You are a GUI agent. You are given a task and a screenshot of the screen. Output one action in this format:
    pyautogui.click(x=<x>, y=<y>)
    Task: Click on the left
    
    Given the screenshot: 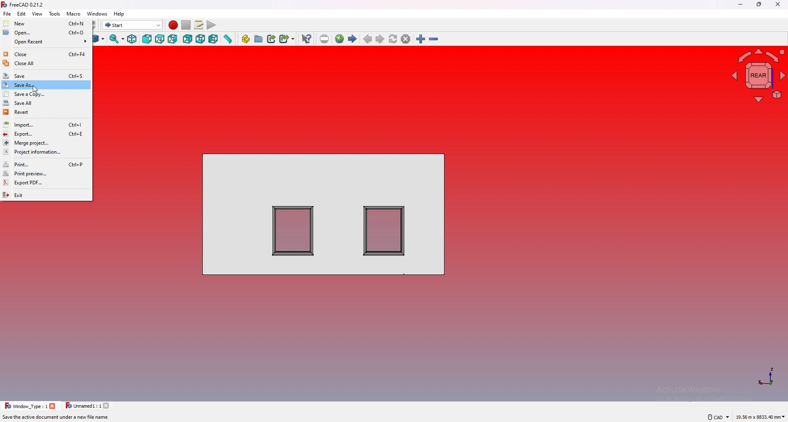 What is the action you would take?
    pyautogui.click(x=213, y=39)
    